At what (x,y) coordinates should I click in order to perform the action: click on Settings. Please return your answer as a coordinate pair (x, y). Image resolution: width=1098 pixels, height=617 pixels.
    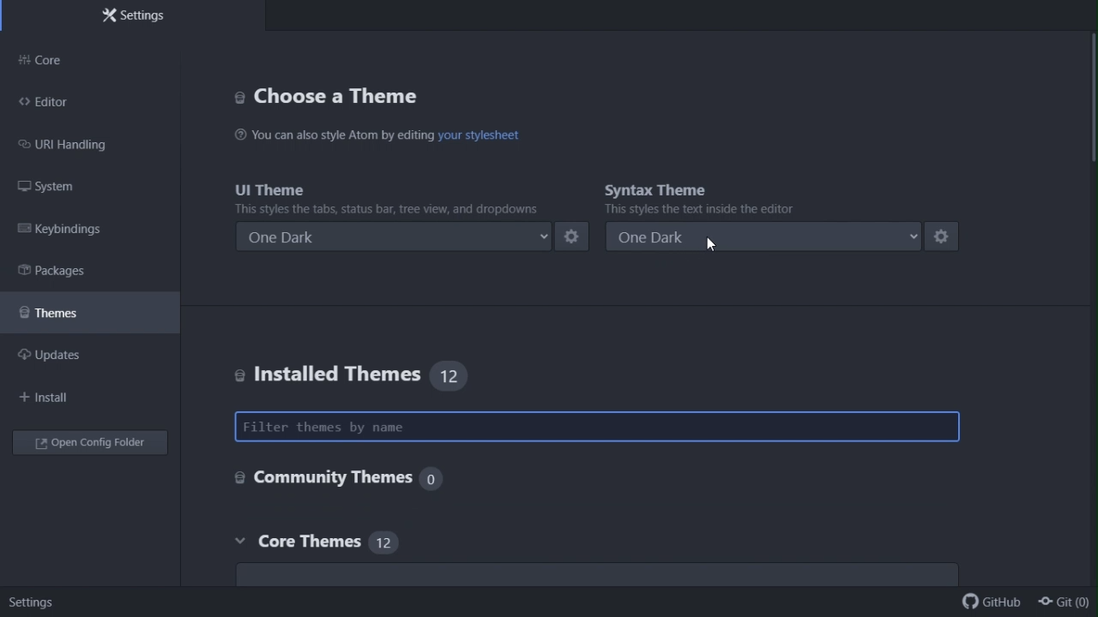
    Looking at the image, I should click on (135, 16).